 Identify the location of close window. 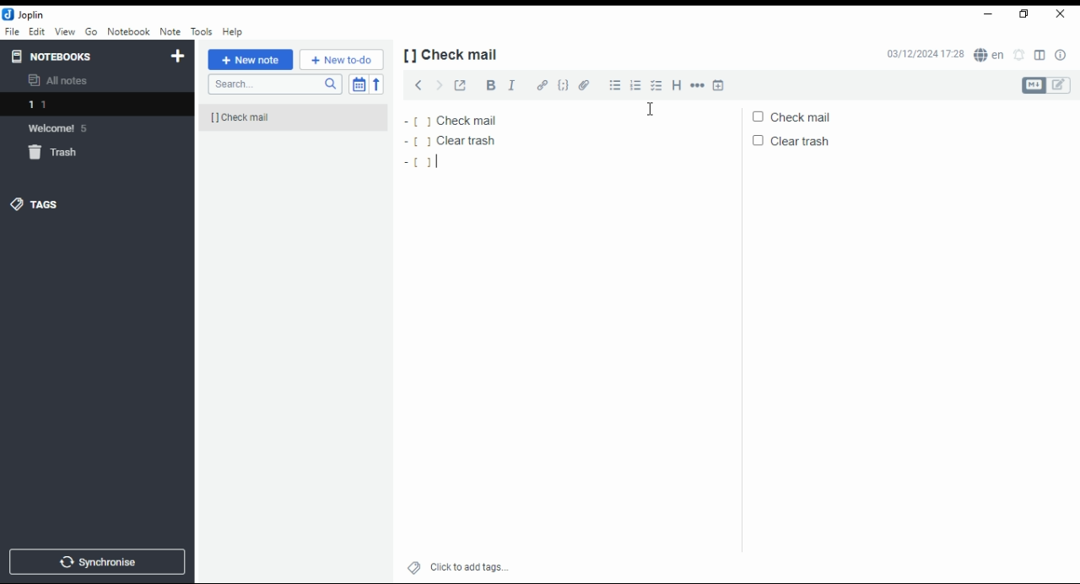
(1061, 15).